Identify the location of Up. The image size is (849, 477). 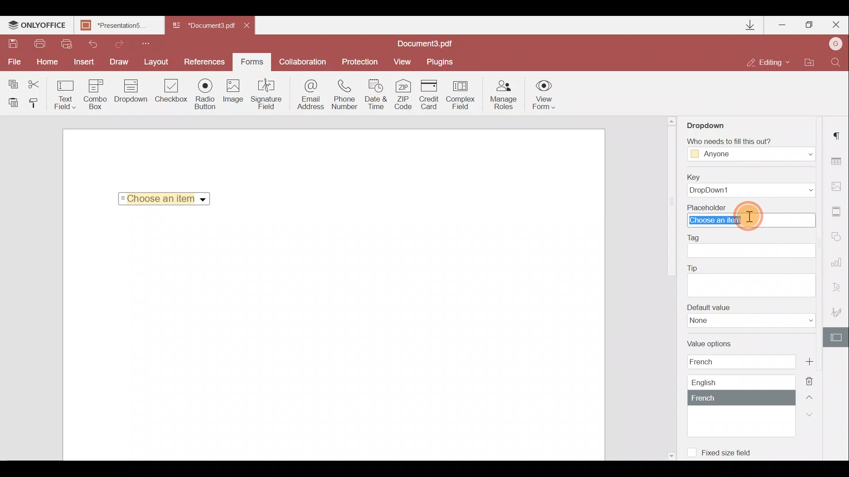
(812, 396).